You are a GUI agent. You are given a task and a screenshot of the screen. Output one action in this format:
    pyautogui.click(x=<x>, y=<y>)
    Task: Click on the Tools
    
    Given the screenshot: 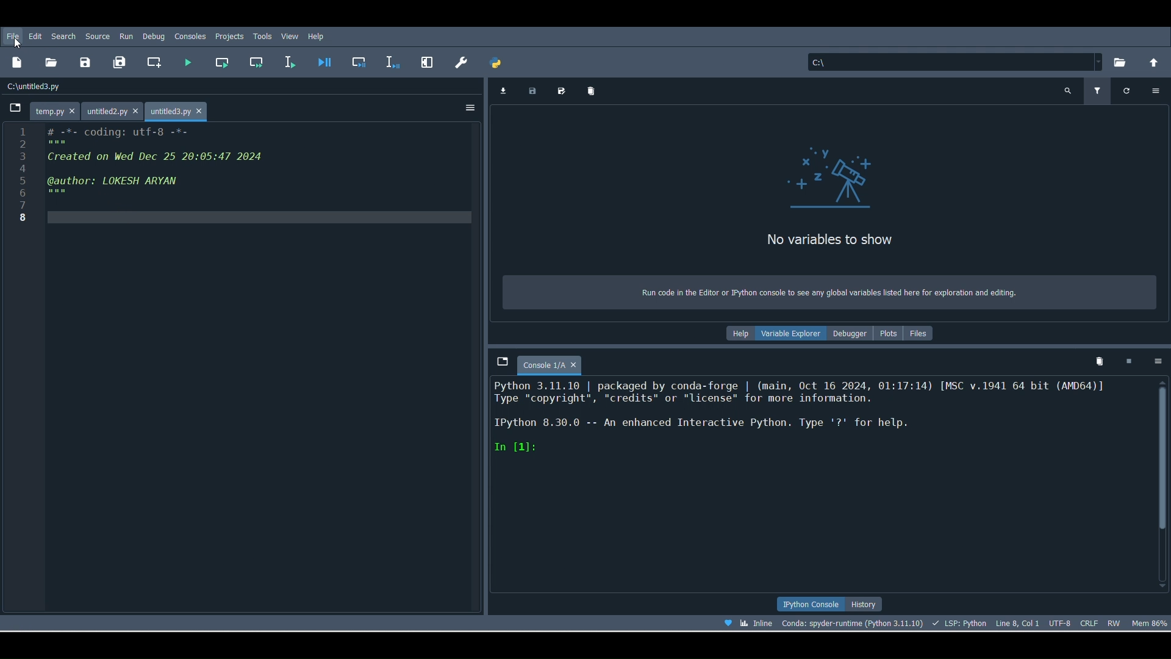 What is the action you would take?
    pyautogui.click(x=263, y=35)
    